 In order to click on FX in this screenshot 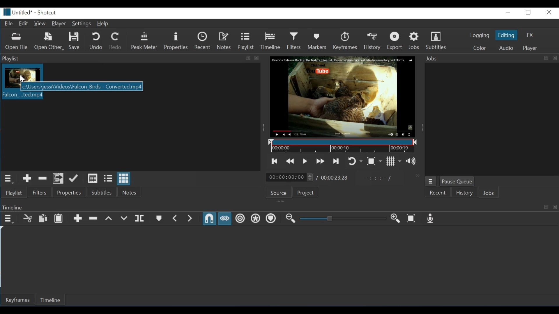, I will do `click(530, 35)`.